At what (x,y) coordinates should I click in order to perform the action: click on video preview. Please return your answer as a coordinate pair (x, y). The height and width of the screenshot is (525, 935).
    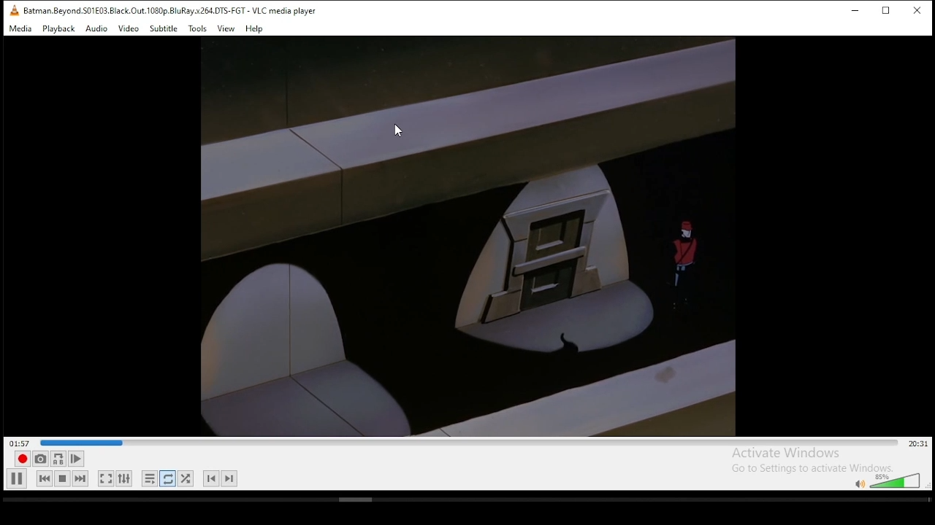
    Looking at the image, I should click on (467, 234).